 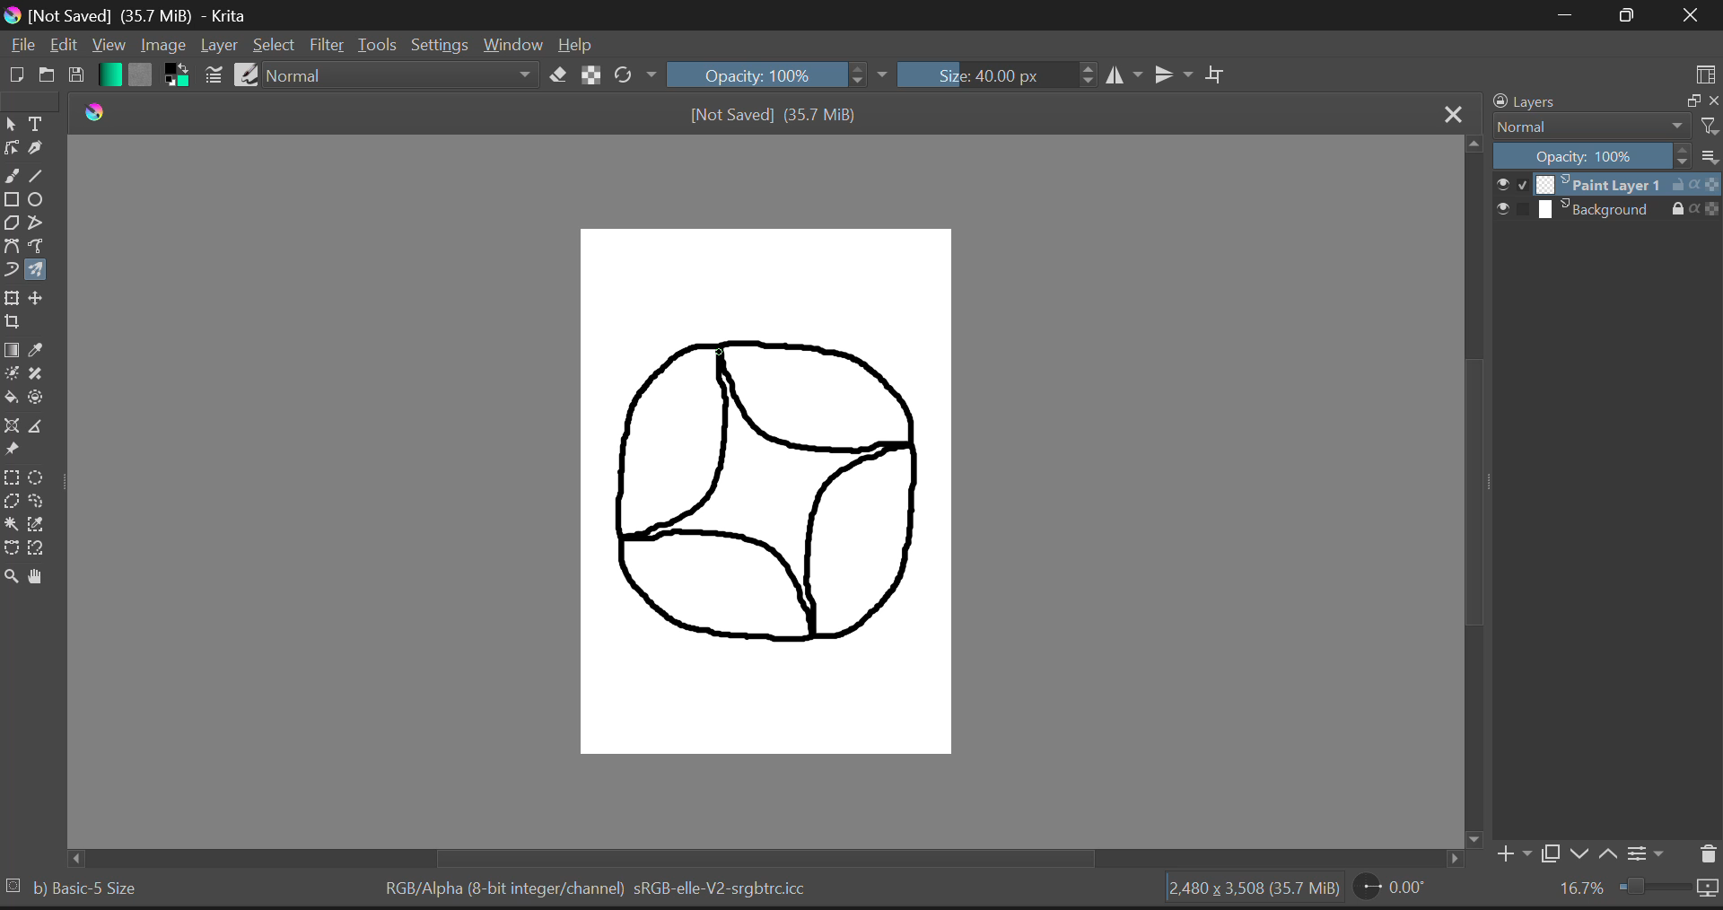 I want to click on Circular Selection, so click(x=43, y=477).